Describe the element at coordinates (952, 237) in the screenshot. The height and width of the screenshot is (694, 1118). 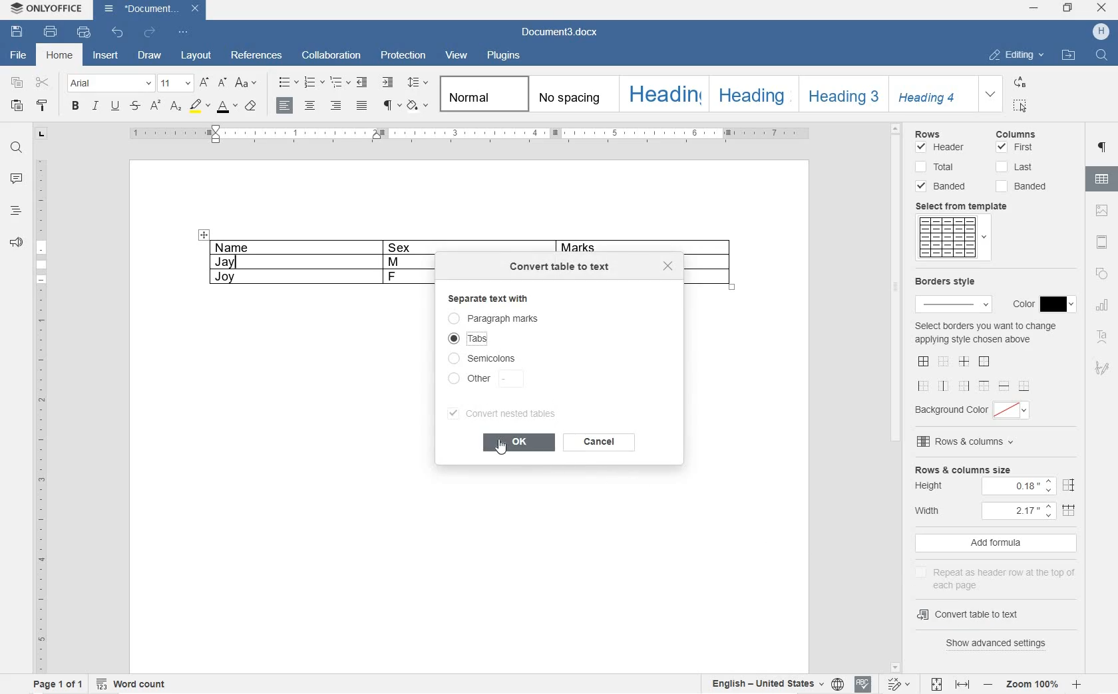
I see `Templates` at that location.